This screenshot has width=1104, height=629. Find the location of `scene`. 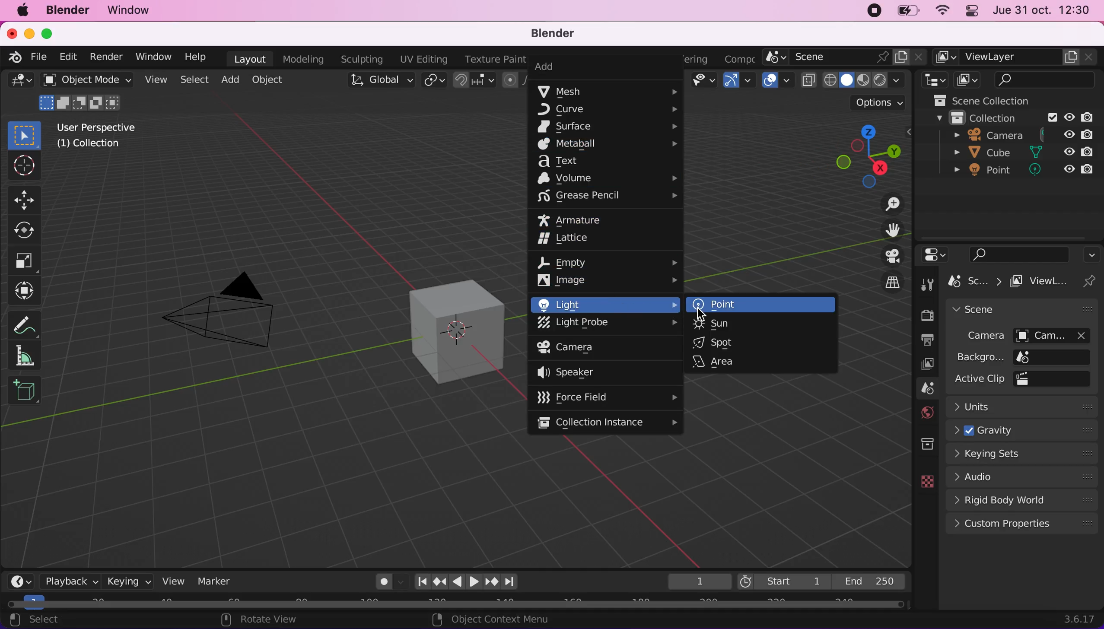

scene is located at coordinates (924, 389).